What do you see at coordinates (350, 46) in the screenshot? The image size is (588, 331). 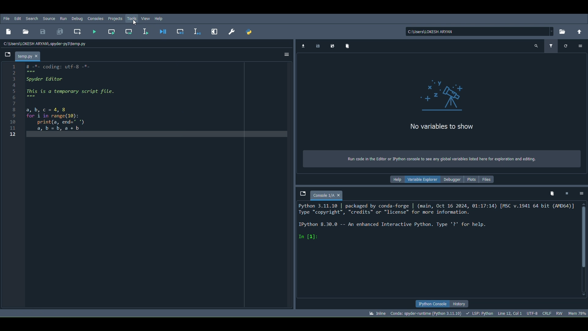 I see `Remove all variables` at bounding box center [350, 46].